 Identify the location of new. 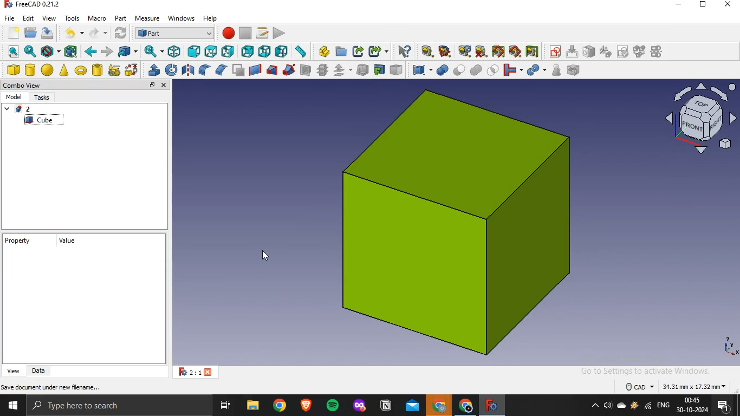
(14, 33).